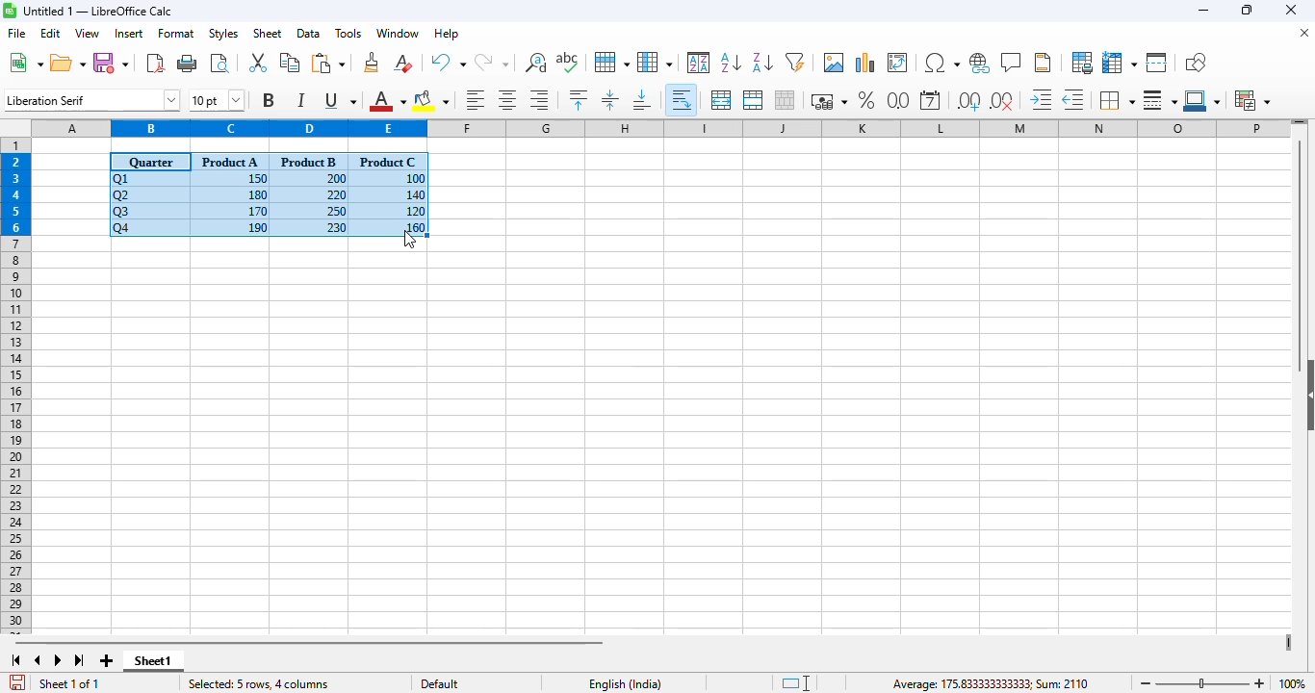 The height and width of the screenshot is (693, 1315). Describe the element at coordinates (1002, 100) in the screenshot. I see `delete decimal` at that location.